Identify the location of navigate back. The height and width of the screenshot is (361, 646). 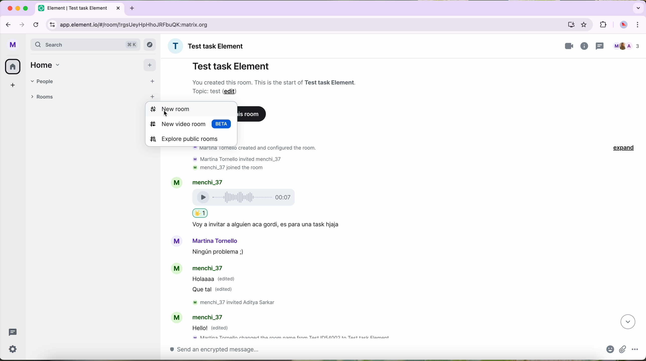
(7, 23).